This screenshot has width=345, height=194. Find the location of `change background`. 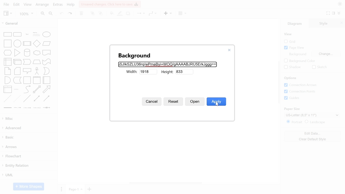

change background is located at coordinates (326, 54).